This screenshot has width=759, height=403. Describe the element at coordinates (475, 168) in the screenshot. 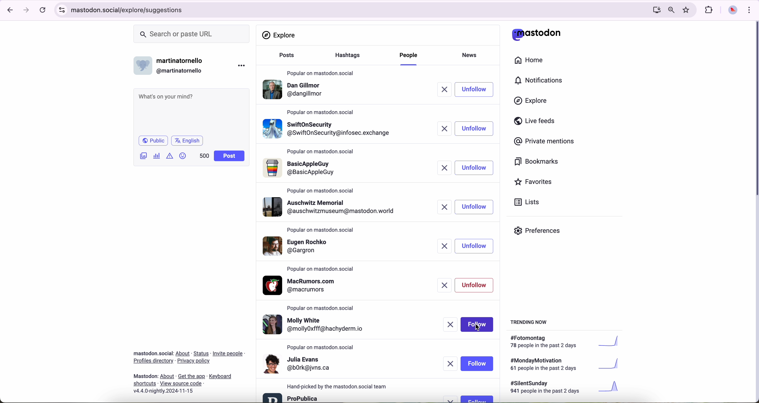

I see `unfollow` at that location.